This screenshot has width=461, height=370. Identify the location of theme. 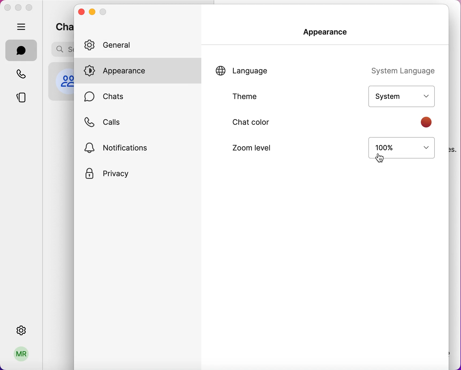
(256, 97).